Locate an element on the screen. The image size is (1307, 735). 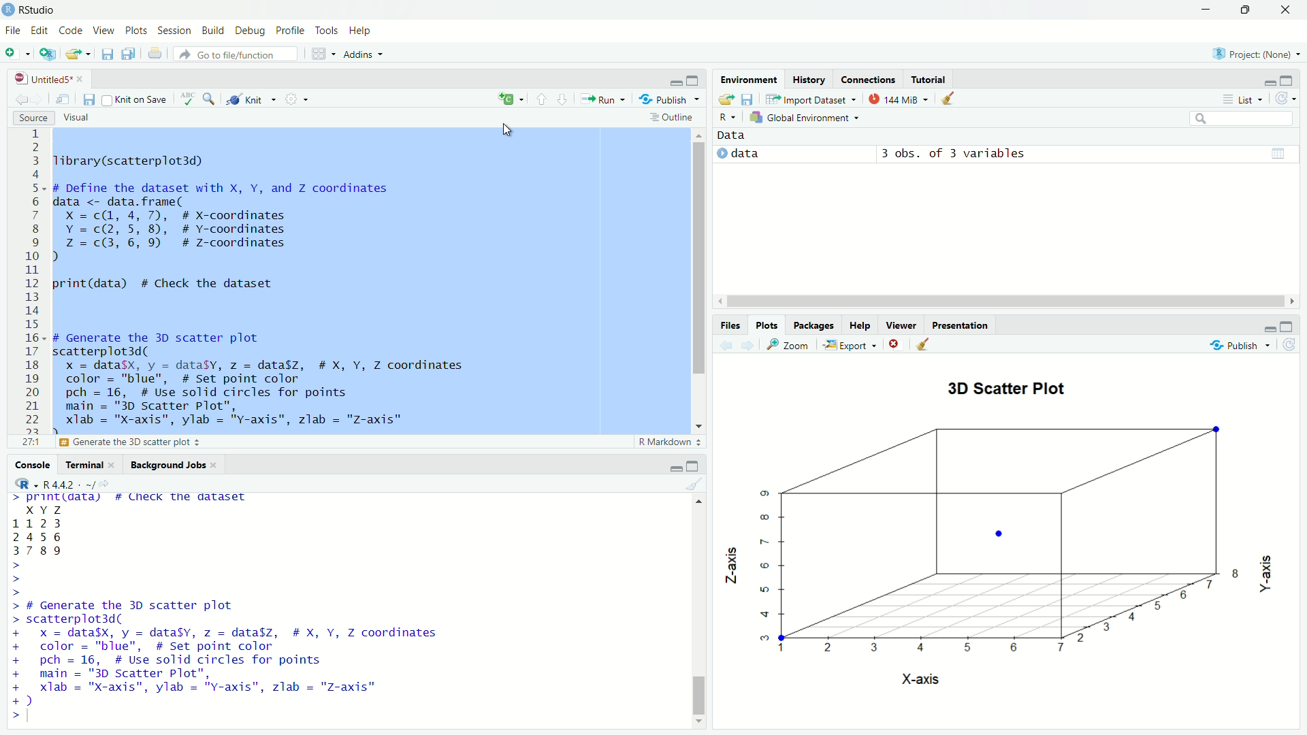
maximize is located at coordinates (694, 465).